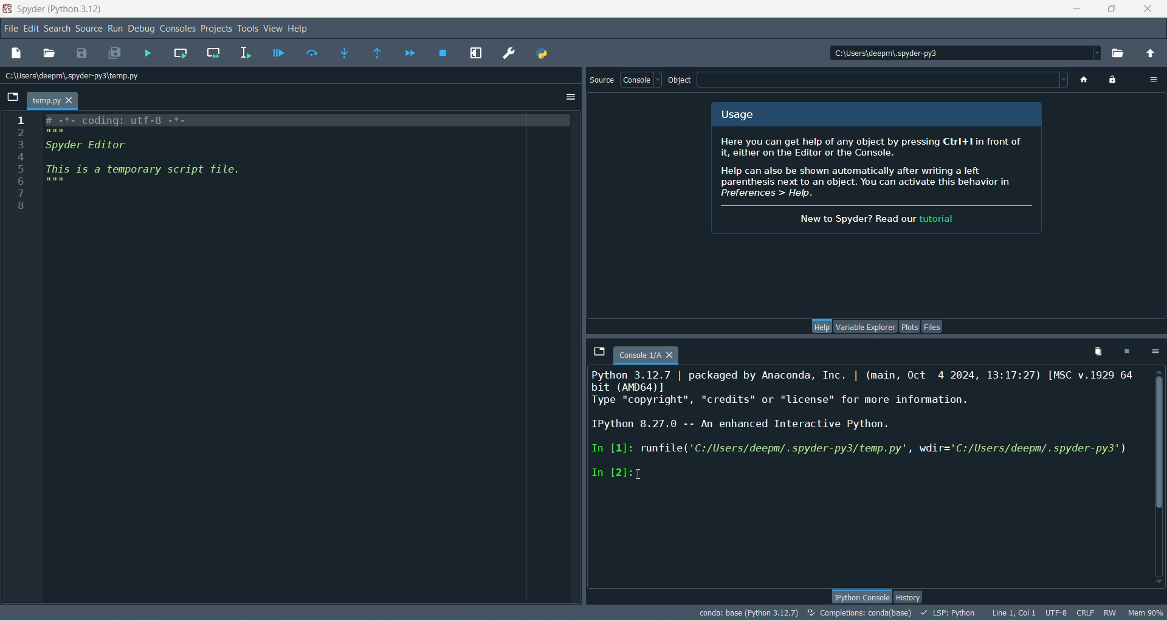 This screenshot has height=621, width=1167. I want to click on help, so click(820, 325).